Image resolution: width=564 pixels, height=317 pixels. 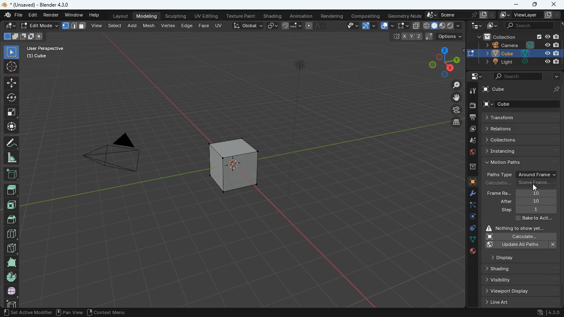 What do you see at coordinates (531, 15) in the screenshot?
I see `view layer` at bounding box center [531, 15].